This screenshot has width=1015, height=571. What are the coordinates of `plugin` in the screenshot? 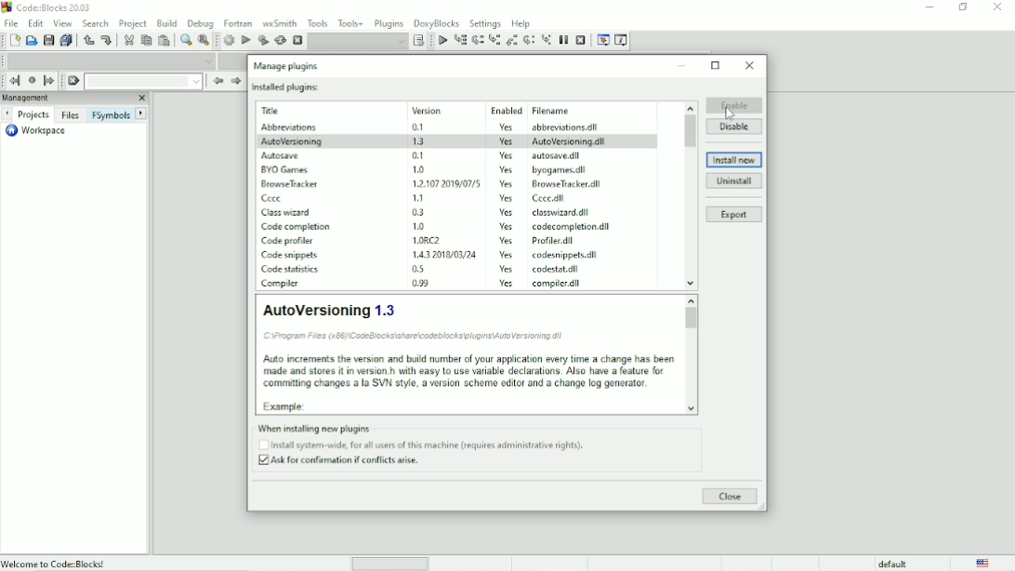 It's located at (274, 197).